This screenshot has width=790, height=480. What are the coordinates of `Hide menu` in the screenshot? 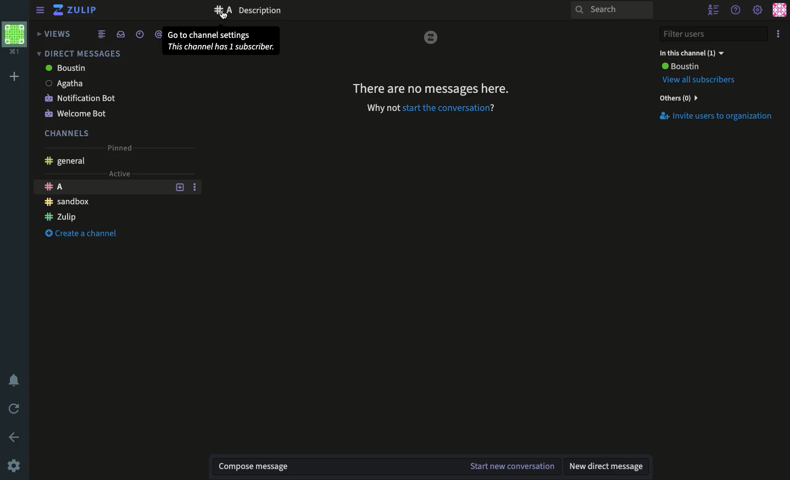 It's located at (38, 10).